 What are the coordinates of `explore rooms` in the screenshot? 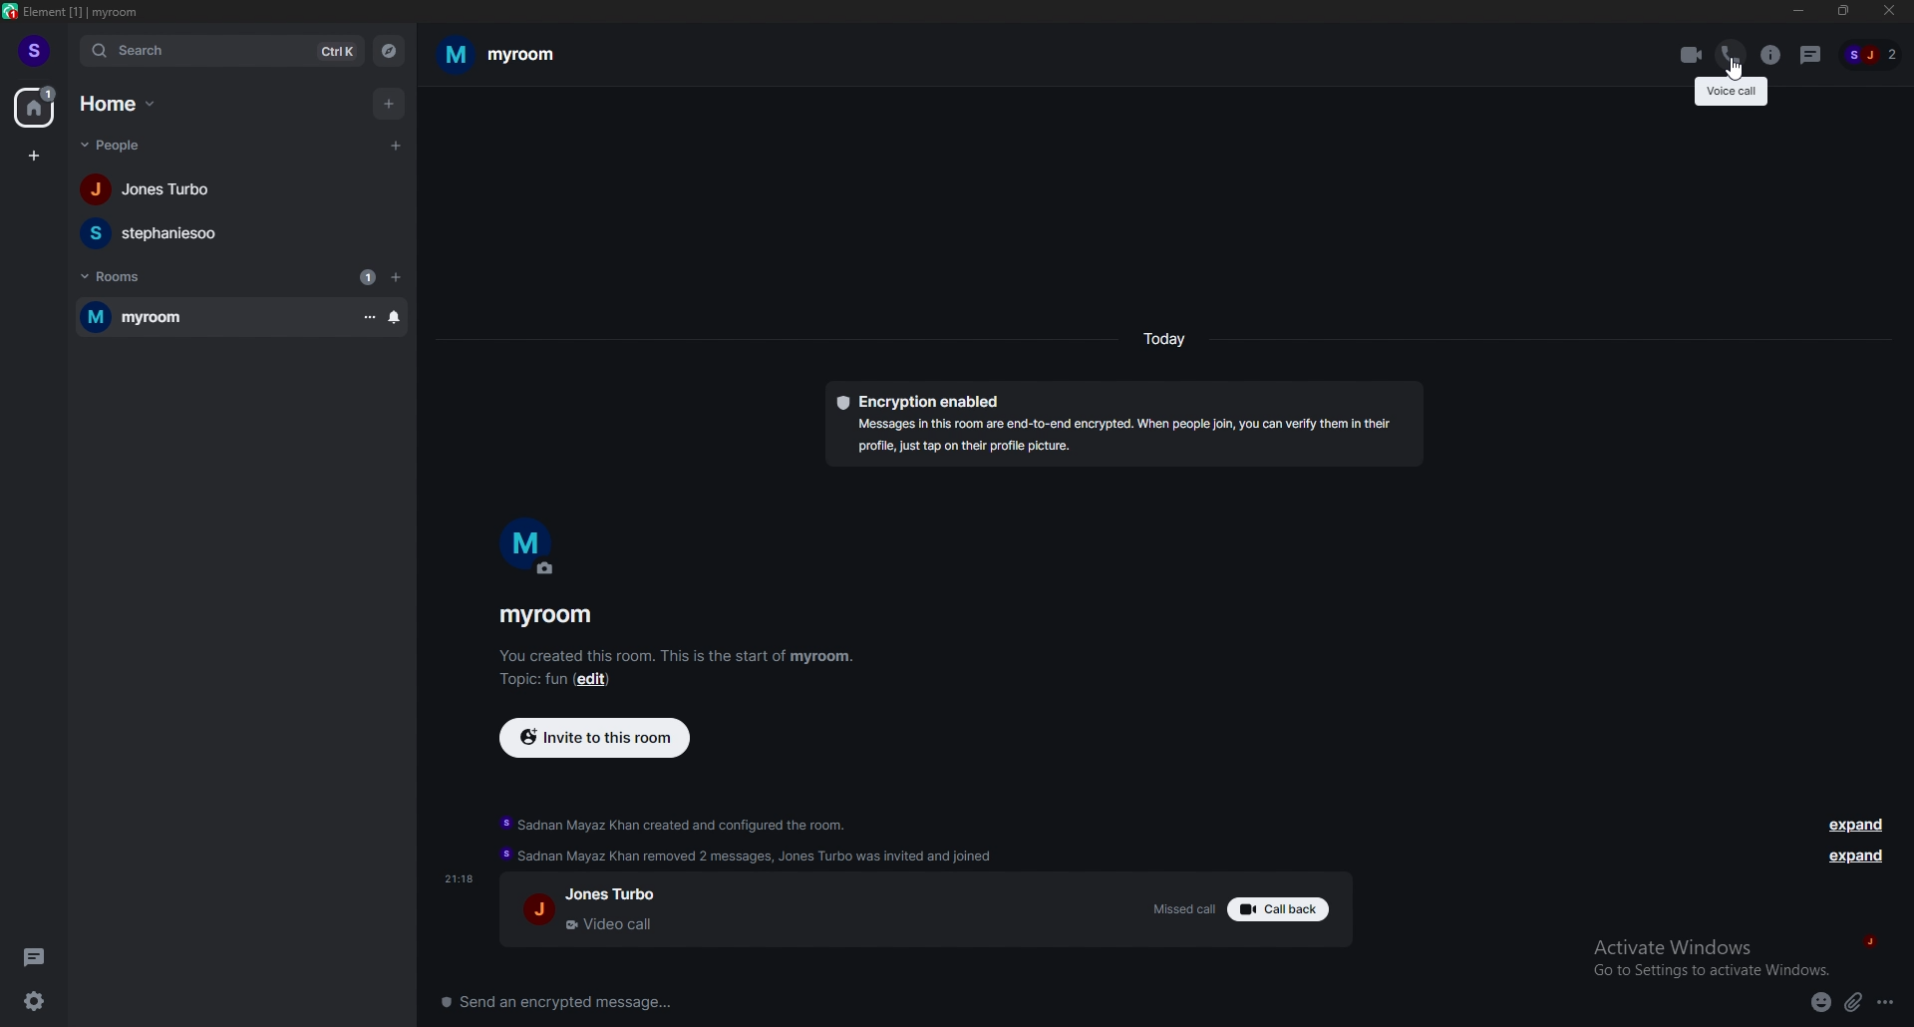 It's located at (389, 52).